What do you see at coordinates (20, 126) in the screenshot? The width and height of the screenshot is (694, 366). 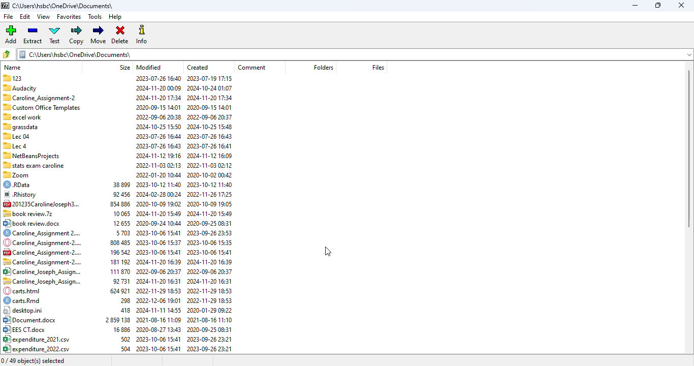 I see `` at bounding box center [20, 126].